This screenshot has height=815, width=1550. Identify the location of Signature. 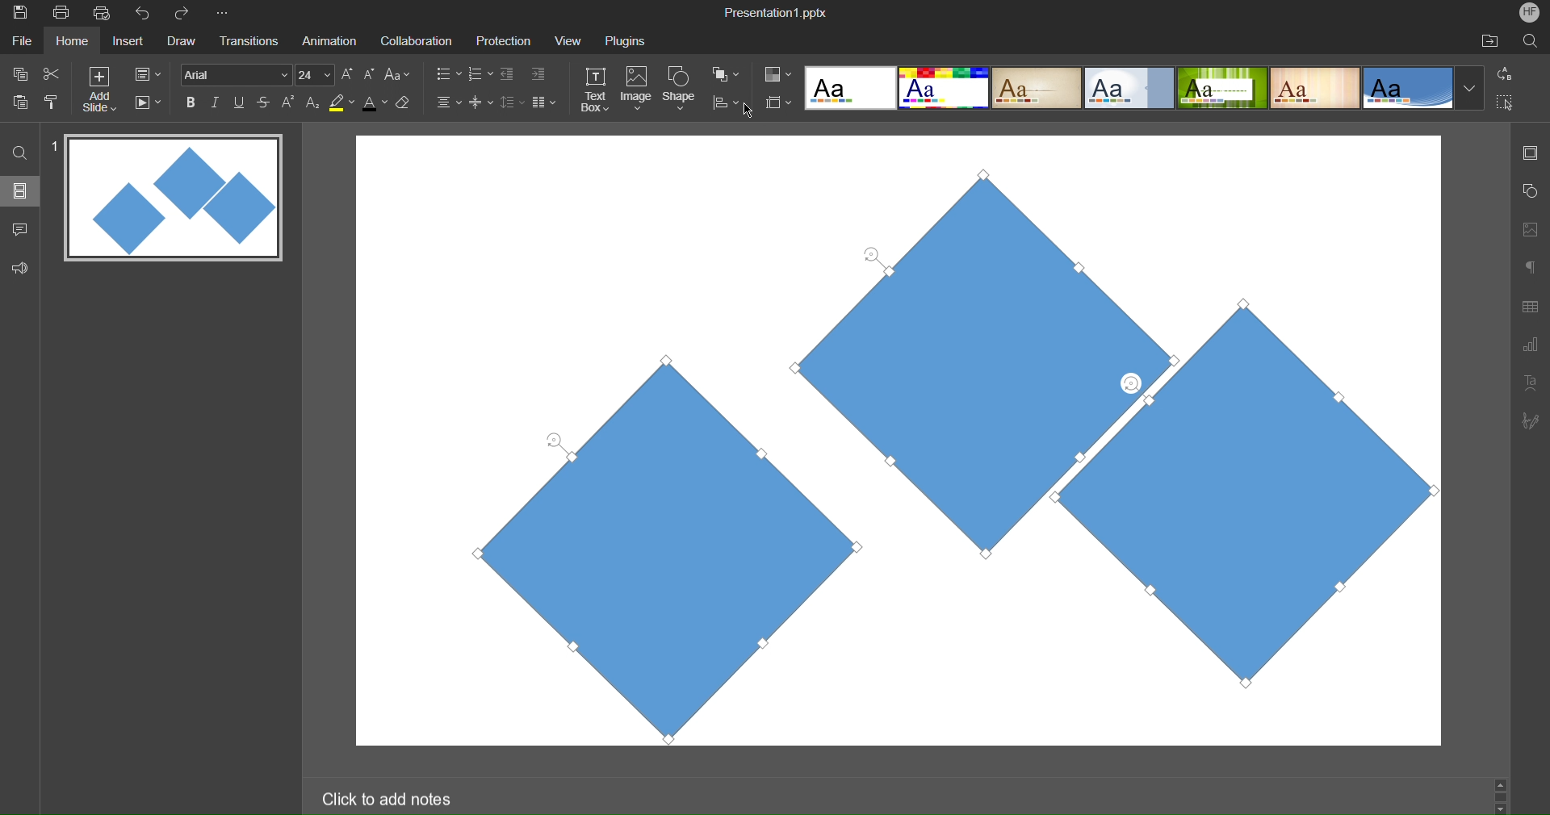
(1529, 420).